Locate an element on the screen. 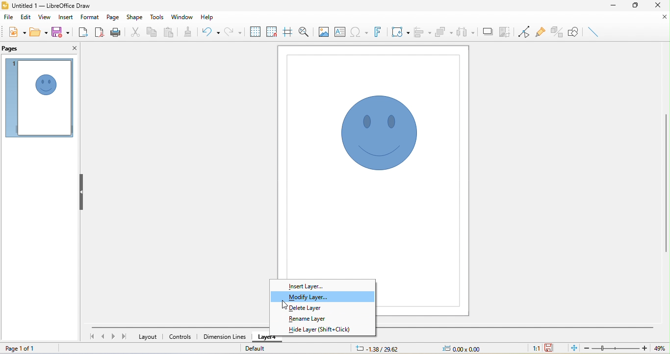  redo is located at coordinates (235, 31).